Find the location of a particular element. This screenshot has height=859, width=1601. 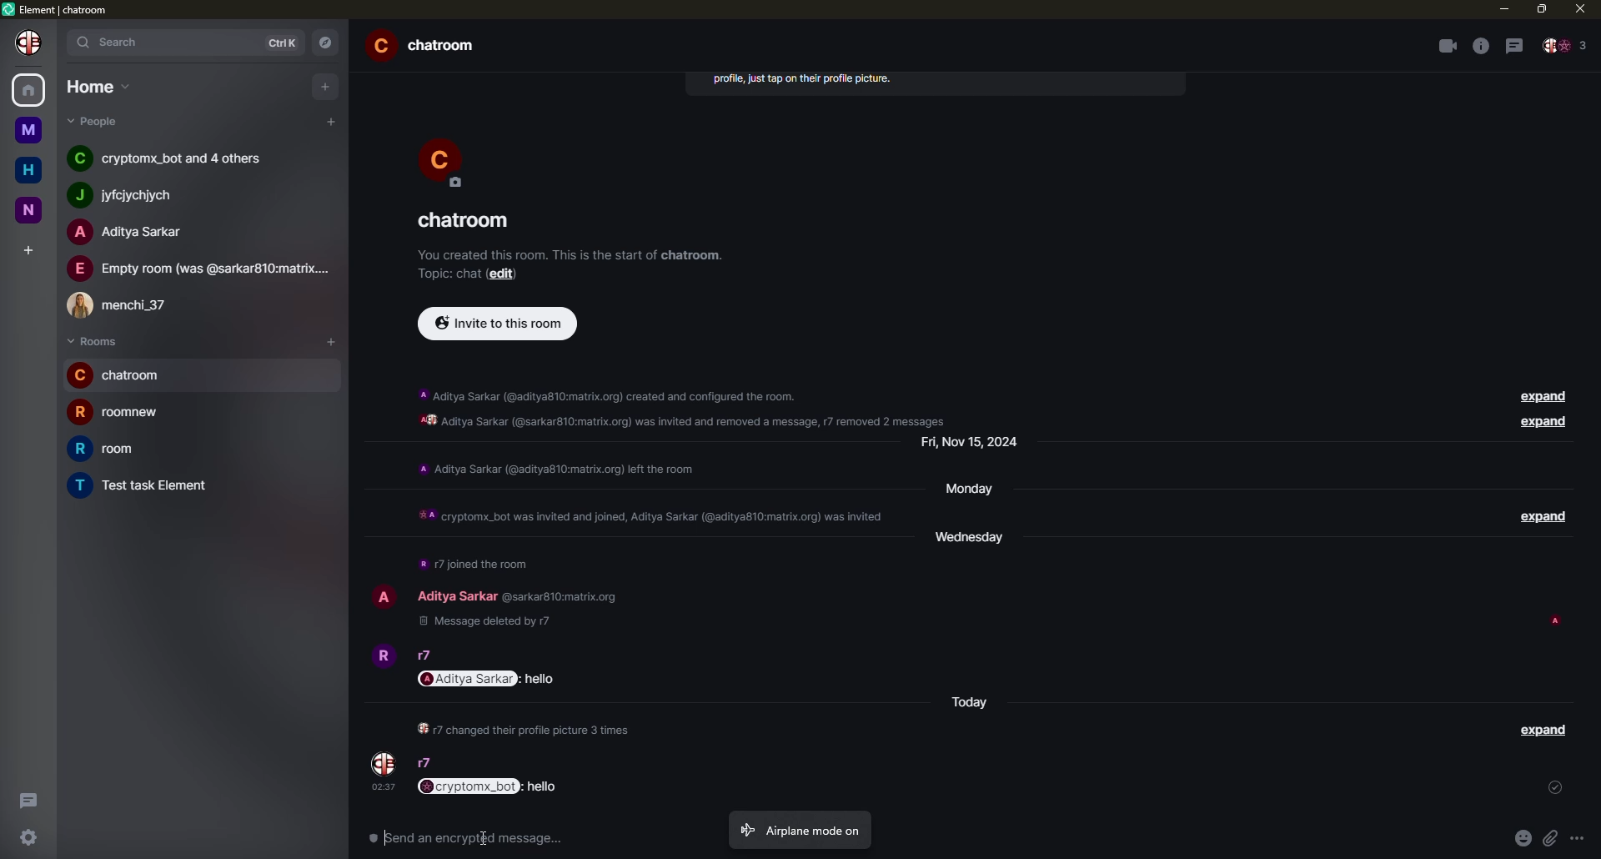

people is located at coordinates (176, 159).